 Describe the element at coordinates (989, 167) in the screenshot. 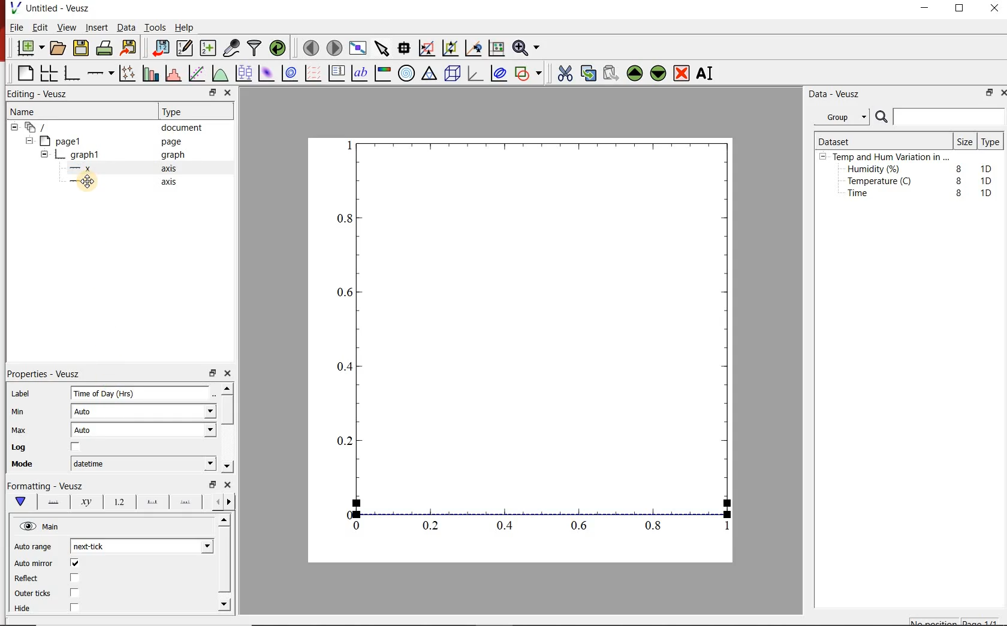

I see `1D` at that location.